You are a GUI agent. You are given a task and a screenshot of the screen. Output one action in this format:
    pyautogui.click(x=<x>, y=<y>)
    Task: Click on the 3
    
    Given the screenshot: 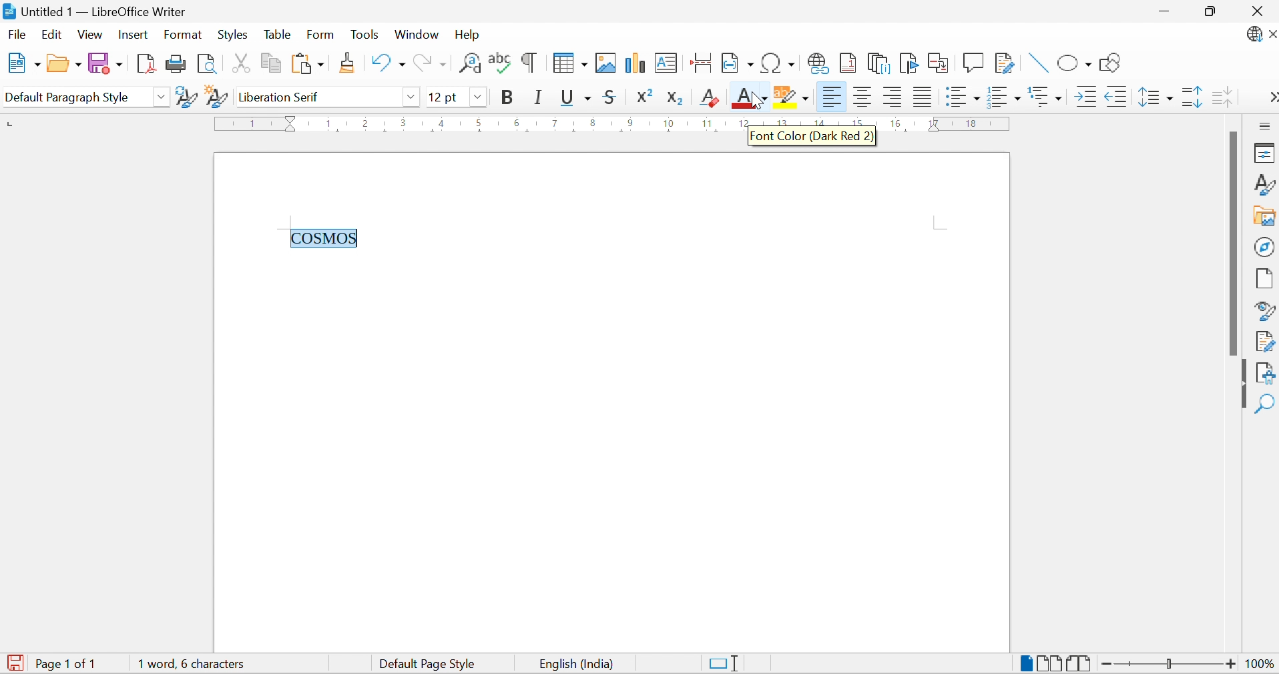 What is the action you would take?
    pyautogui.click(x=405, y=122)
    